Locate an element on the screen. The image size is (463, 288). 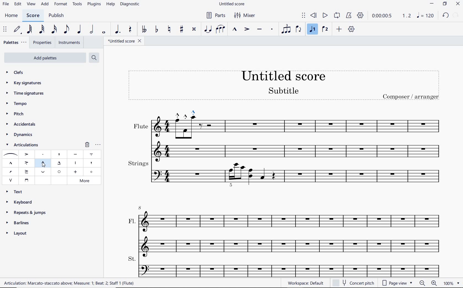
title is located at coordinates (286, 87).